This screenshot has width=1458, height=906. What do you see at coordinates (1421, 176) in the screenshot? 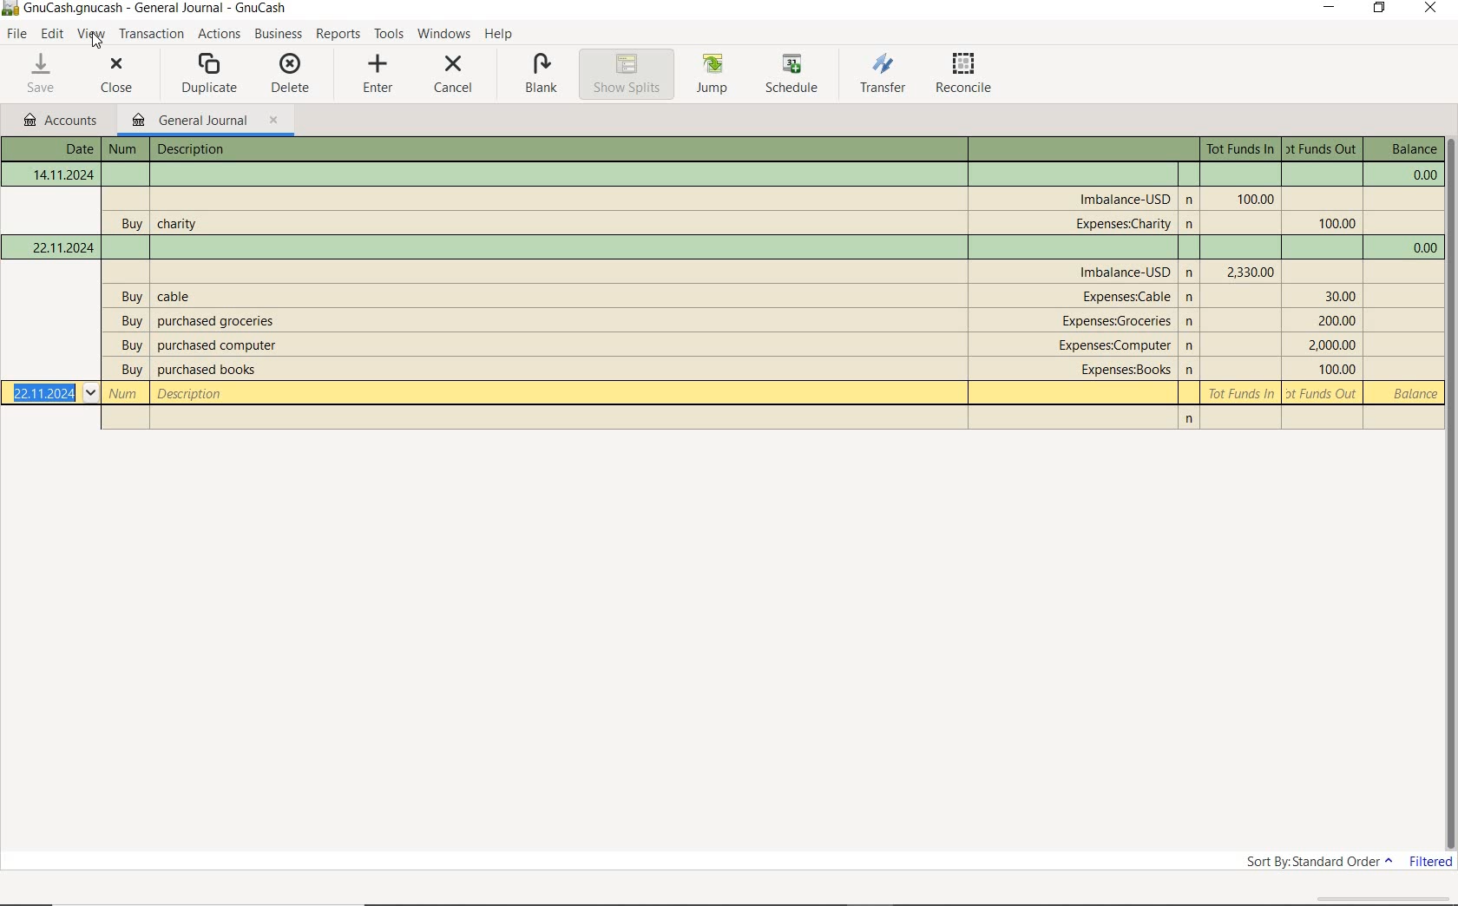
I see `balance` at bounding box center [1421, 176].